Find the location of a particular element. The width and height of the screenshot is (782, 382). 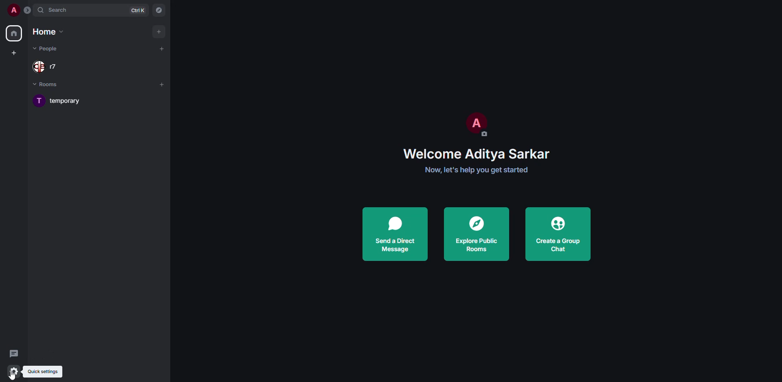

threads is located at coordinates (15, 354).